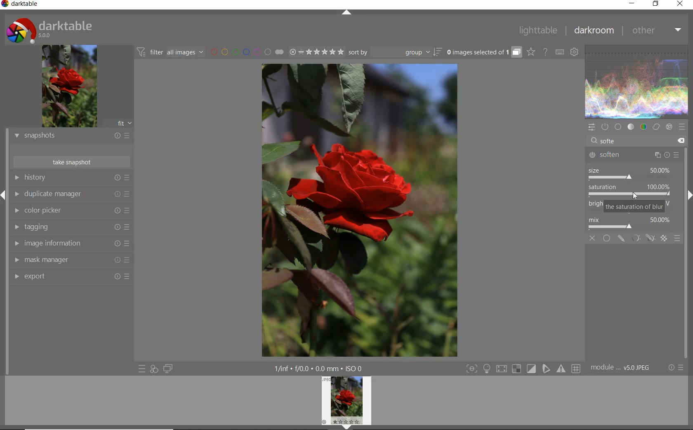 Image resolution: width=693 pixels, height=430 pixels. What do you see at coordinates (686, 224) in the screenshot?
I see `scrollbar` at bounding box center [686, 224].